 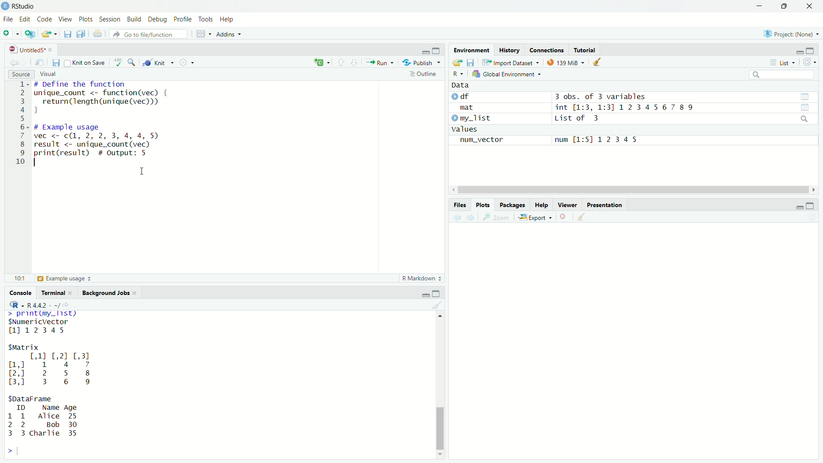 I want to click on cursor, so click(x=141, y=171).